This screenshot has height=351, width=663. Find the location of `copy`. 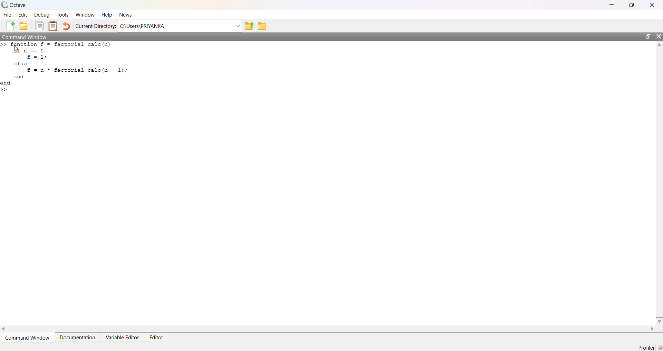

copy is located at coordinates (39, 25).